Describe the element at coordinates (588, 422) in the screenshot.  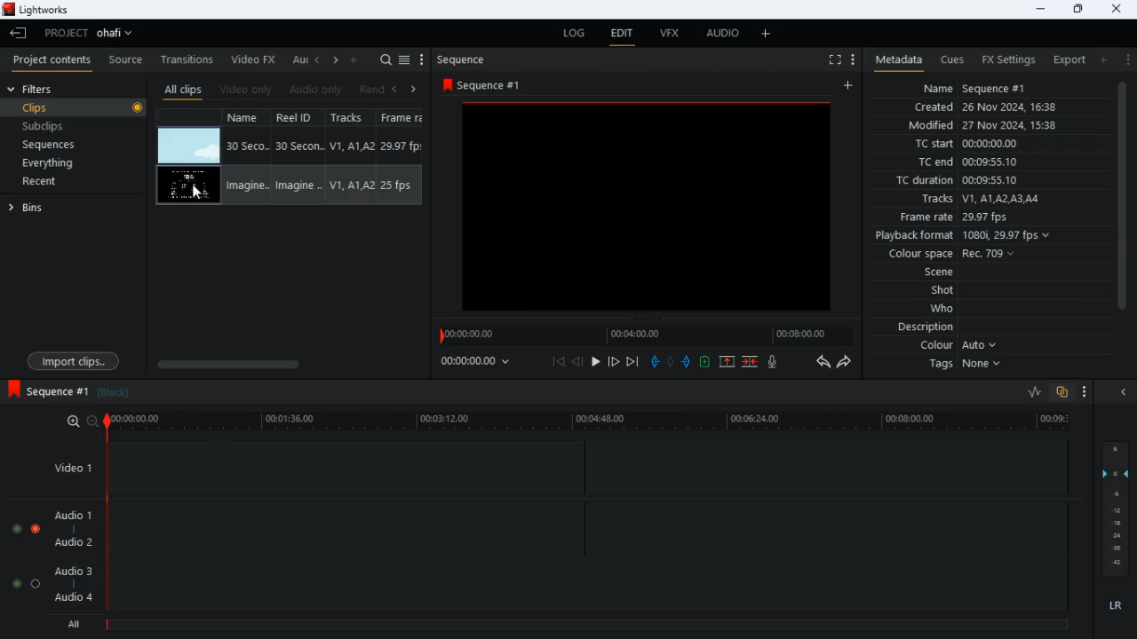
I see `time` at that location.